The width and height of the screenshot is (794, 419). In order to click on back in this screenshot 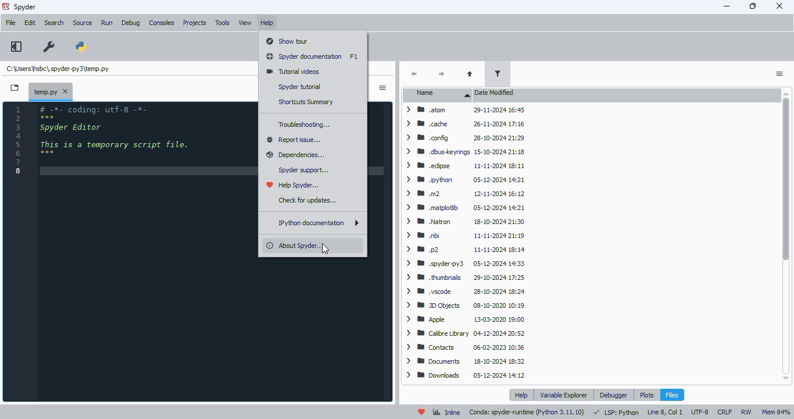, I will do `click(414, 74)`.